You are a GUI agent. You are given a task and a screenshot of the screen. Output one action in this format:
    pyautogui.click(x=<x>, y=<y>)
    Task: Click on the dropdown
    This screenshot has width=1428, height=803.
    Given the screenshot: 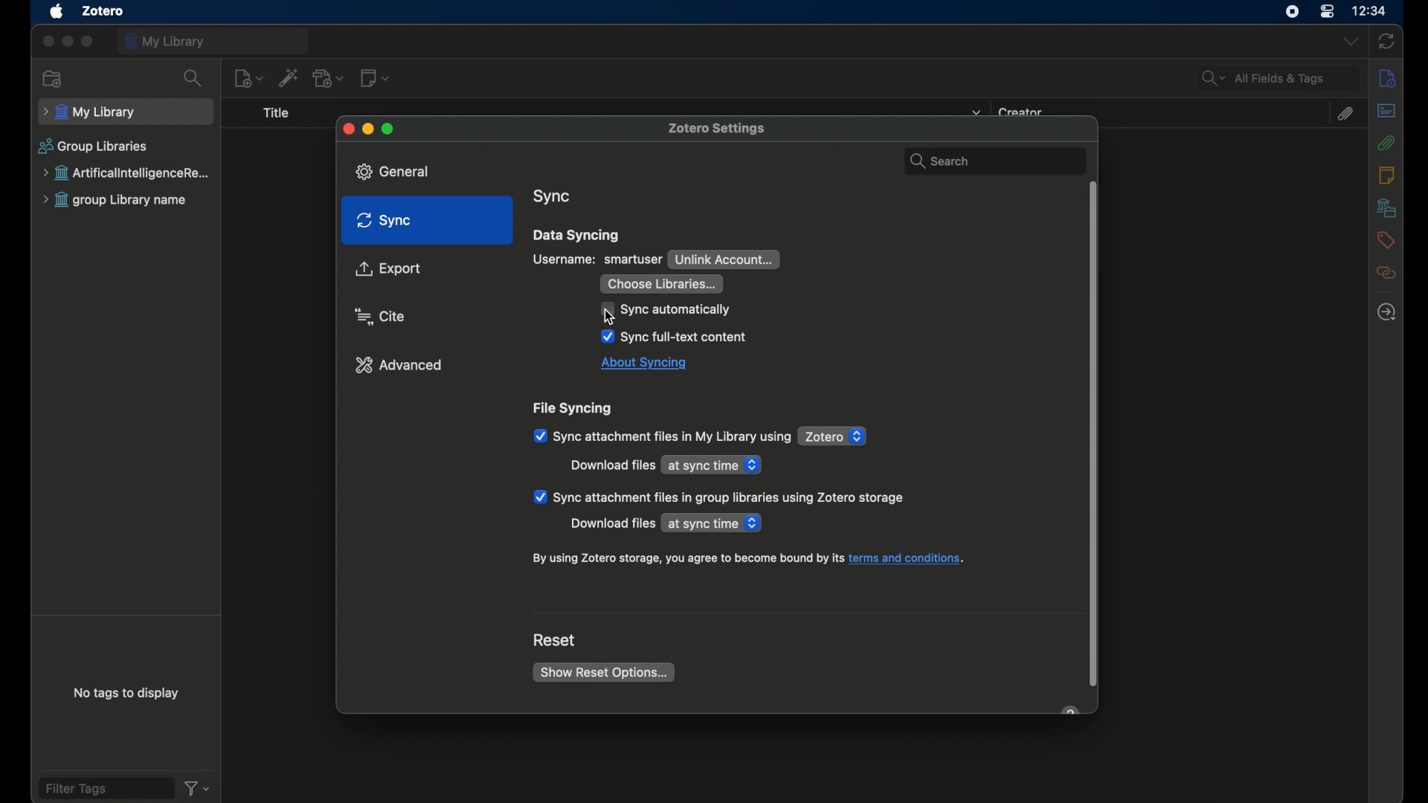 What is the action you would take?
    pyautogui.click(x=1348, y=42)
    